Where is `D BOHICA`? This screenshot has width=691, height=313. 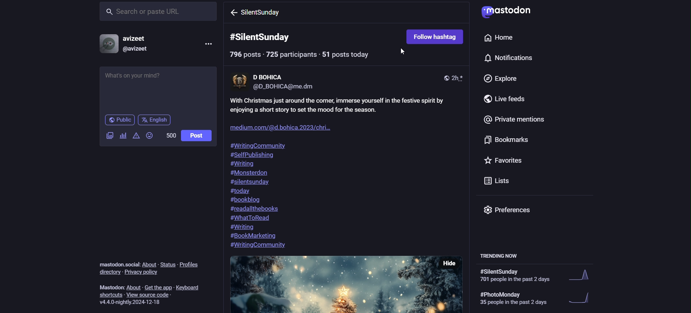
D BOHICA is located at coordinates (269, 75).